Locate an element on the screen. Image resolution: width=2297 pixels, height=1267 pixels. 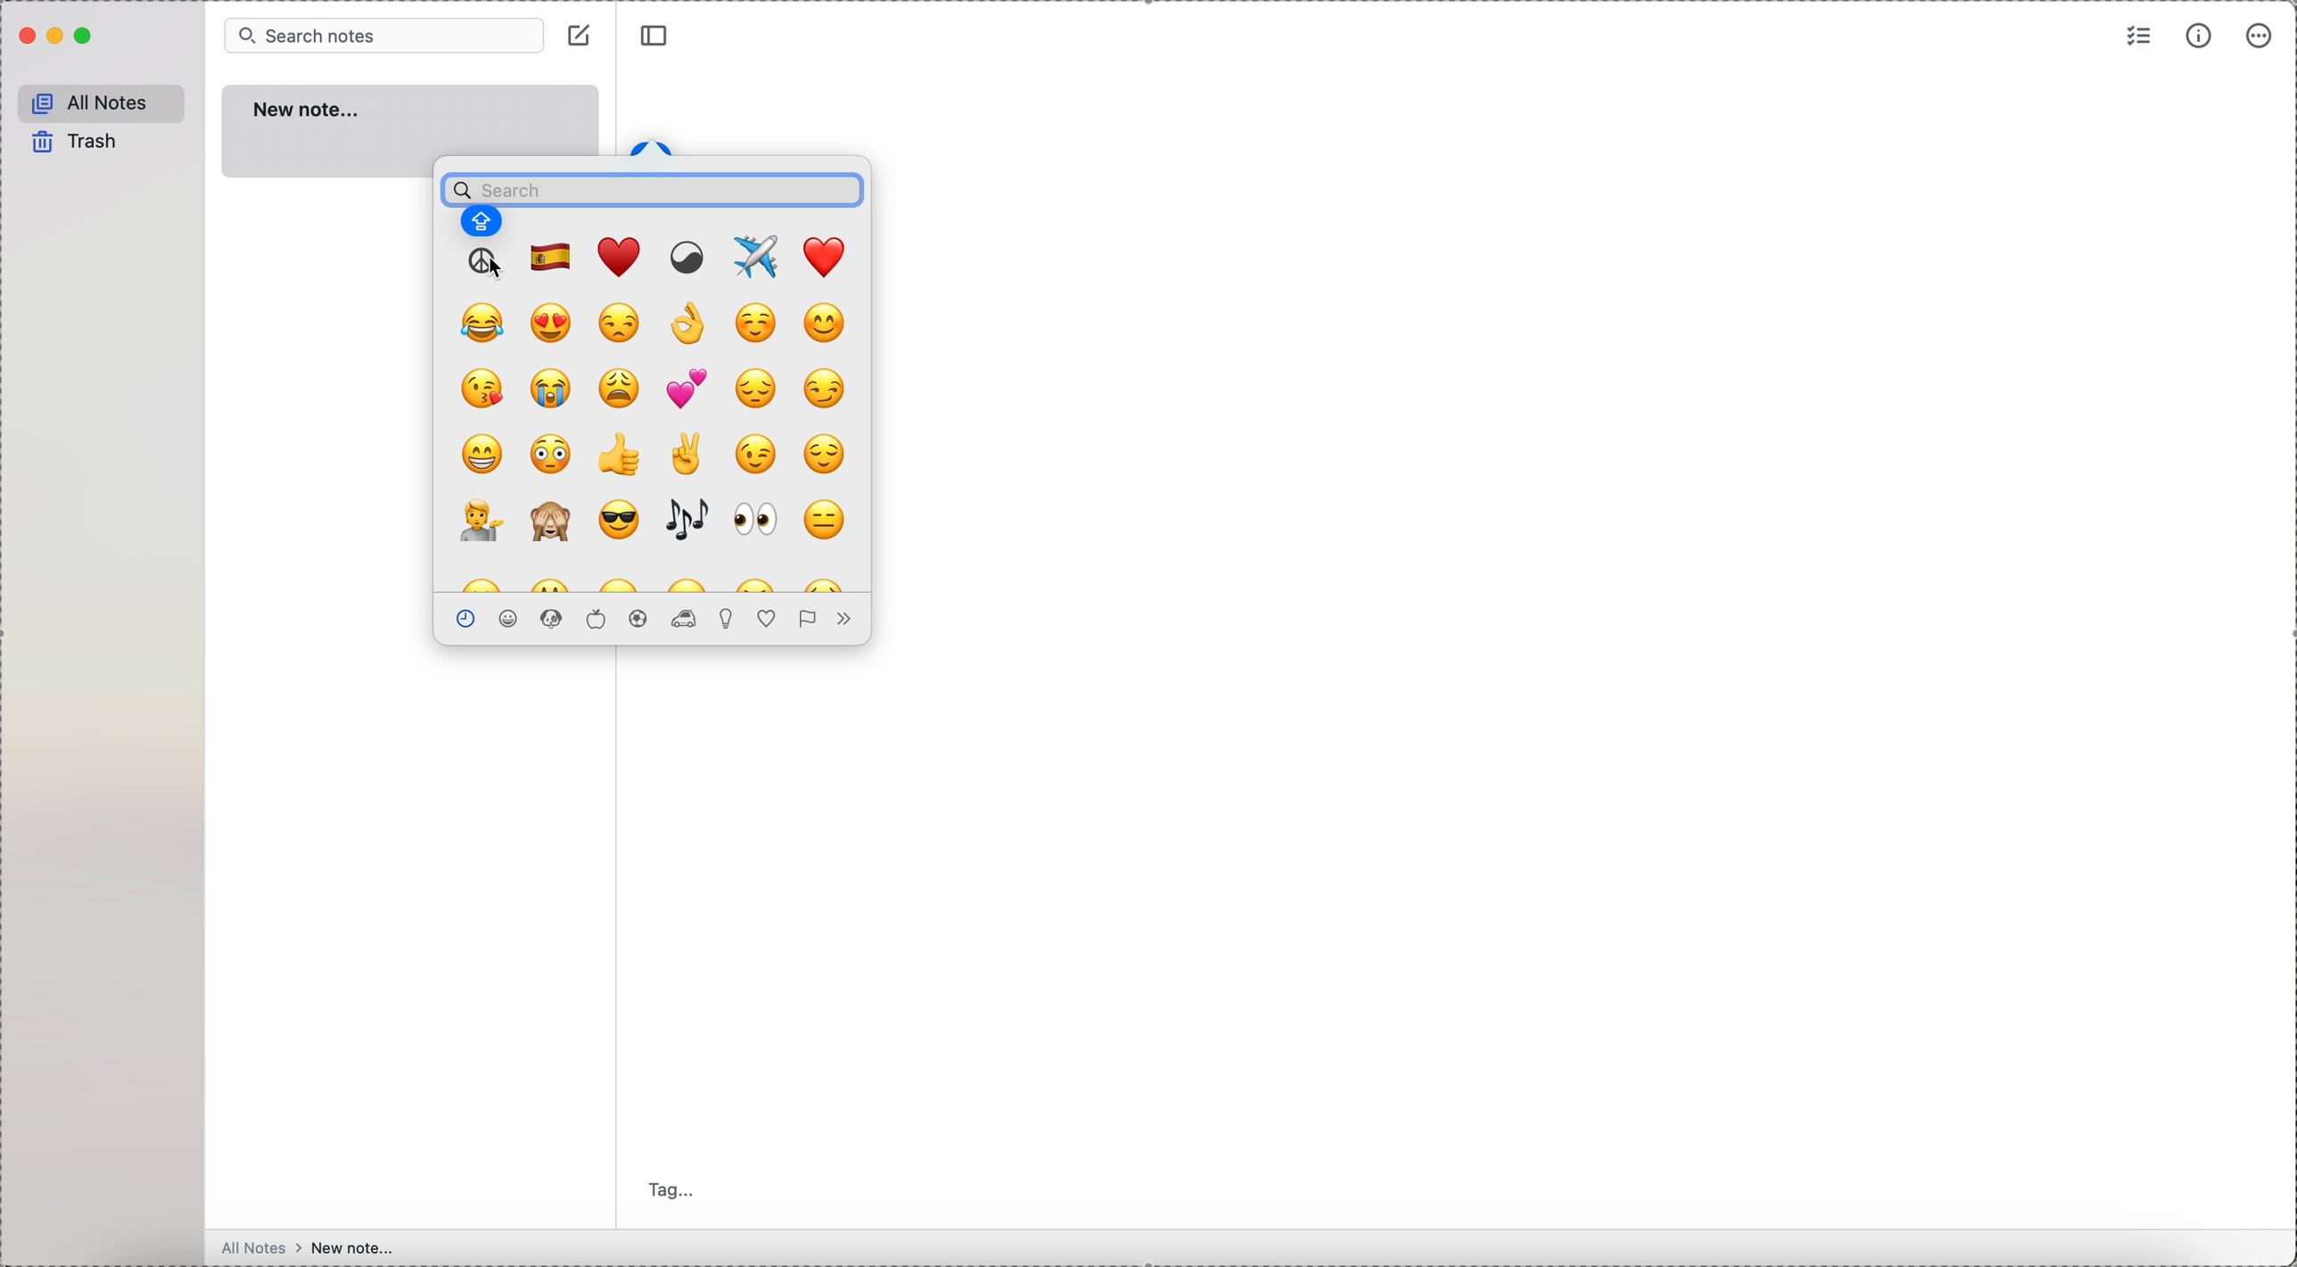
emojis is located at coordinates (553, 618).